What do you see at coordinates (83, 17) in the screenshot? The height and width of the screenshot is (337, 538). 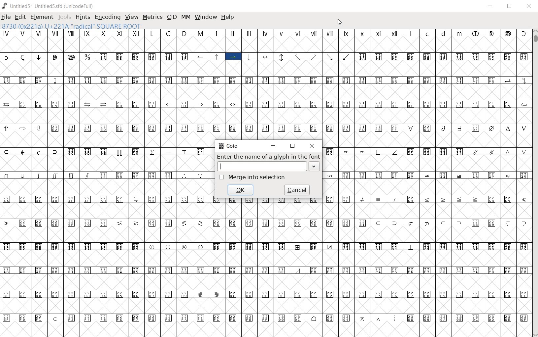 I see `HINTS` at bounding box center [83, 17].